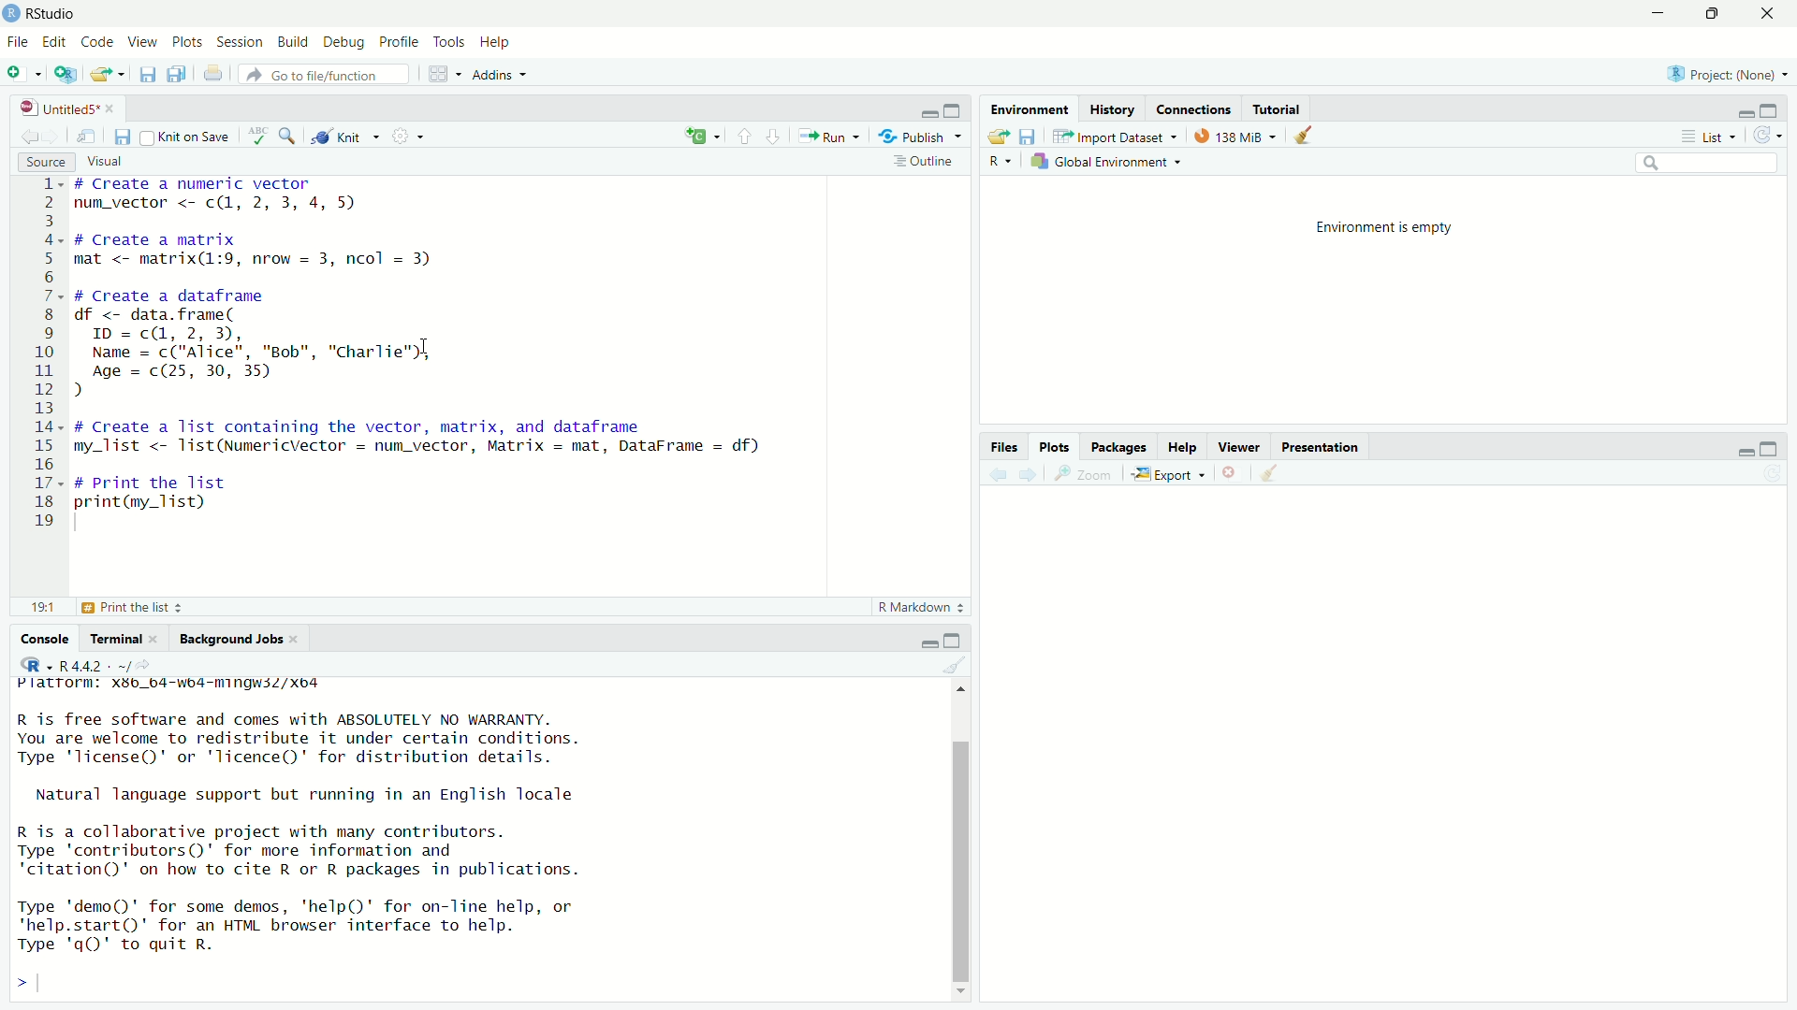 This screenshot has height=1010, width=1797. What do you see at coordinates (1198, 108) in the screenshot?
I see `Connections` at bounding box center [1198, 108].